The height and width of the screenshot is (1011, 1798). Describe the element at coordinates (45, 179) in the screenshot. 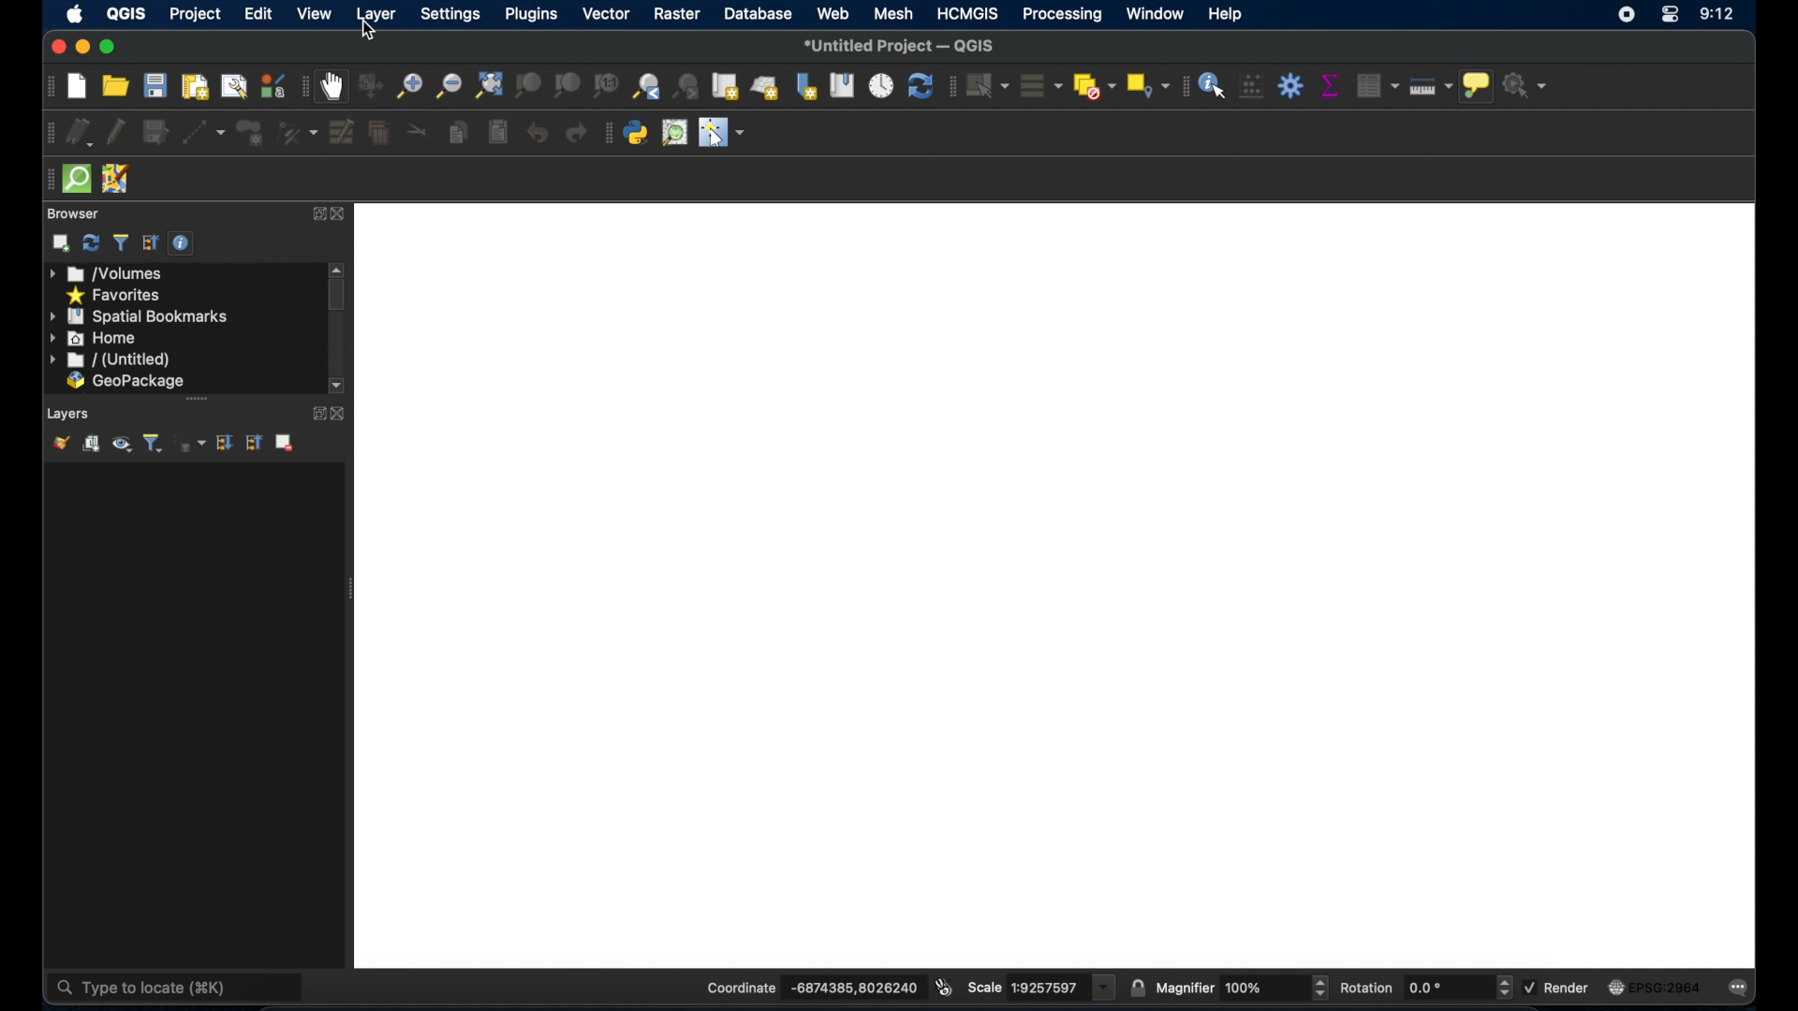

I see `drag handle` at that location.